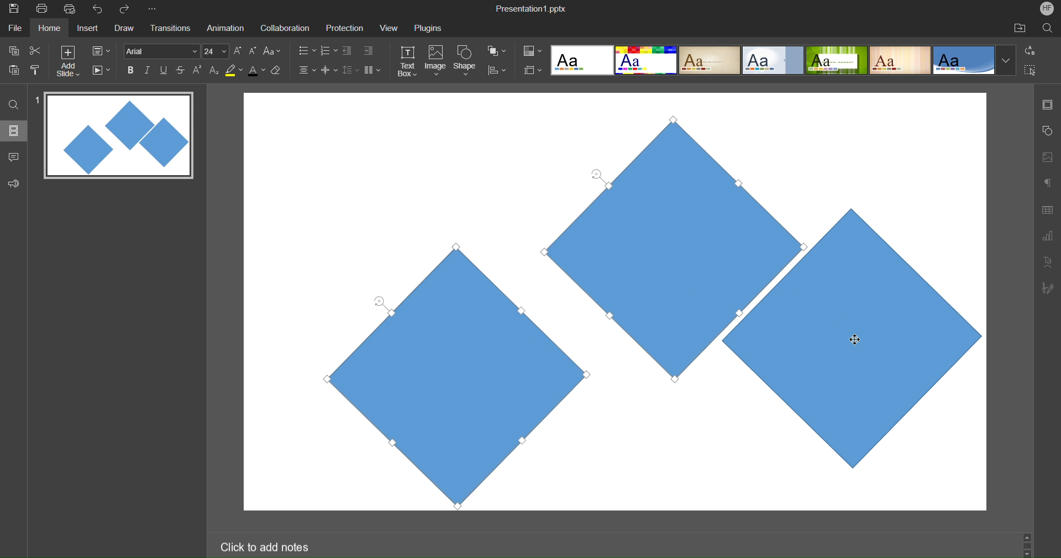 The height and width of the screenshot is (558, 1061). I want to click on select, so click(1034, 72).